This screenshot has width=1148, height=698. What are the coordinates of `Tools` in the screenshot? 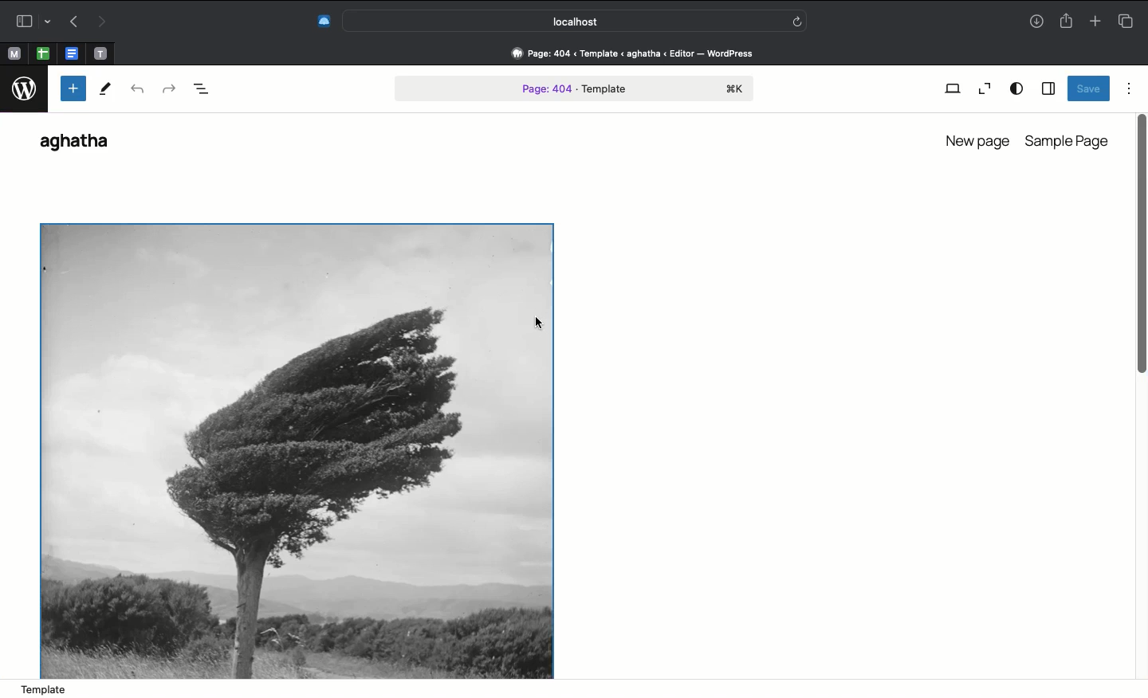 It's located at (104, 89).